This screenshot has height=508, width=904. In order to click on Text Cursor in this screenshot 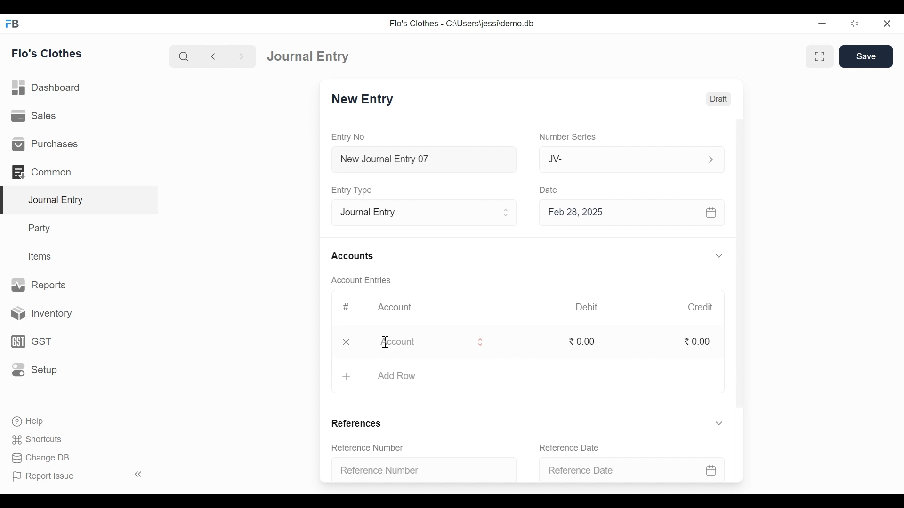, I will do `click(386, 343)`.